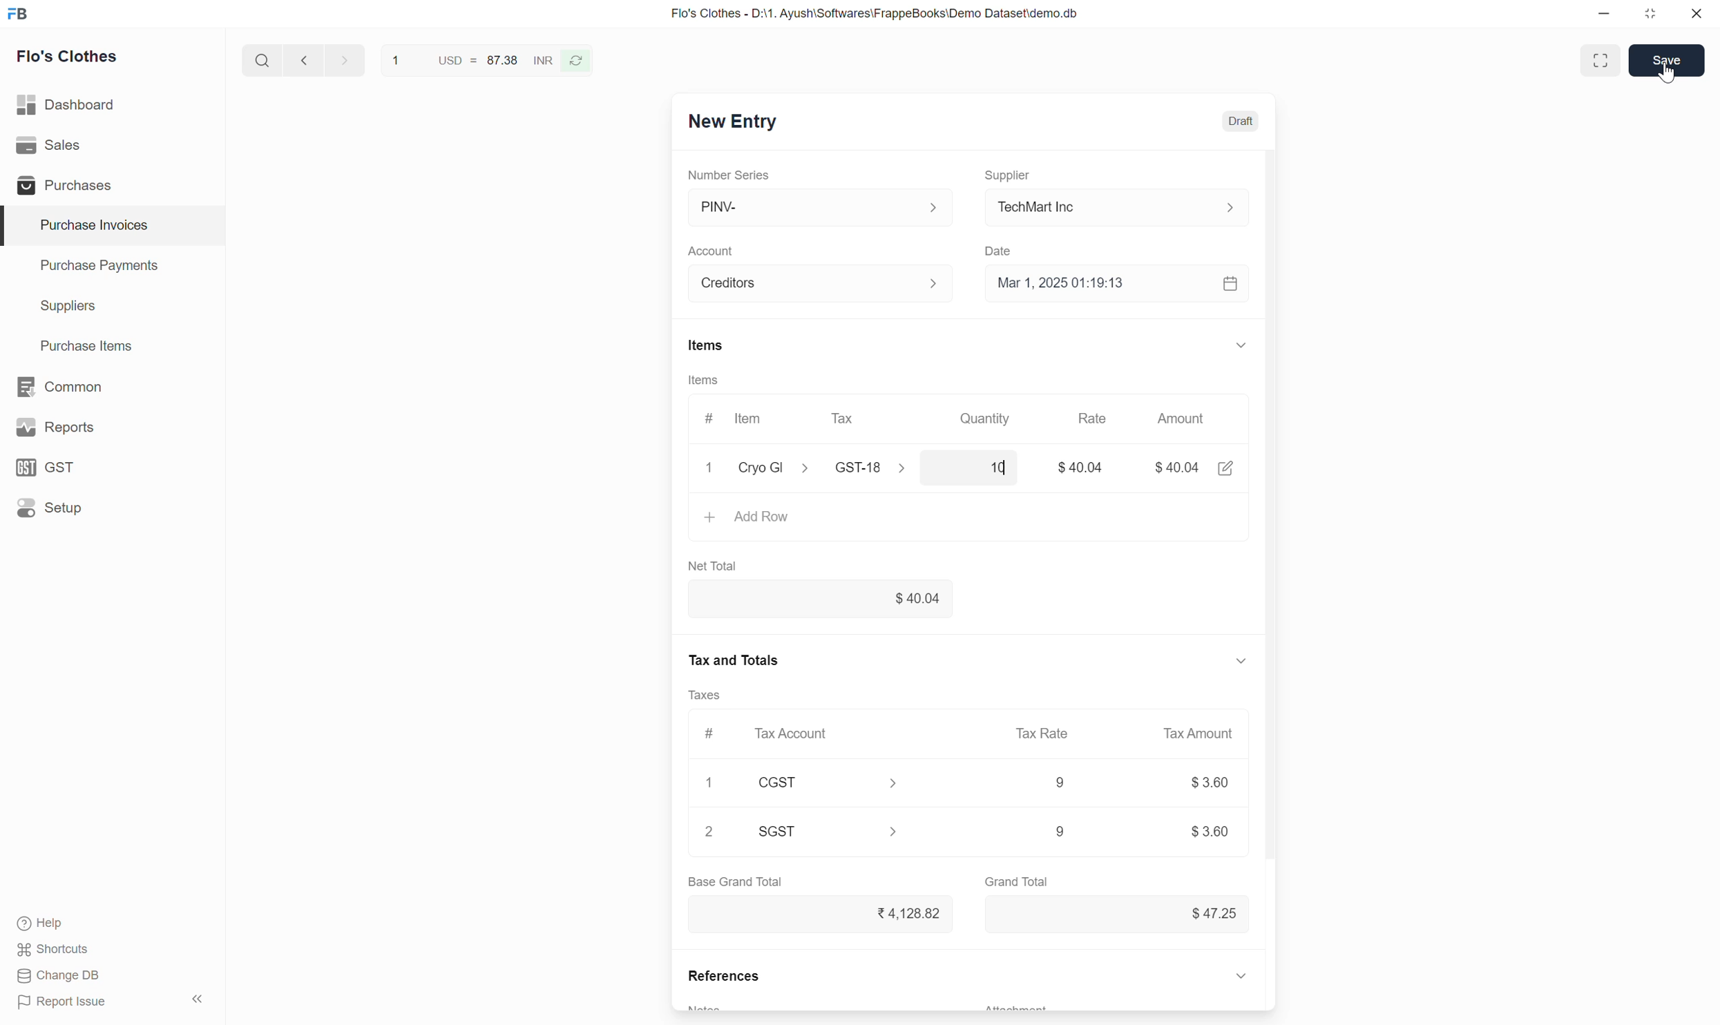 Image resolution: width=1720 pixels, height=1025 pixels. Describe the element at coordinates (301, 61) in the screenshot. I see `next` at that location.